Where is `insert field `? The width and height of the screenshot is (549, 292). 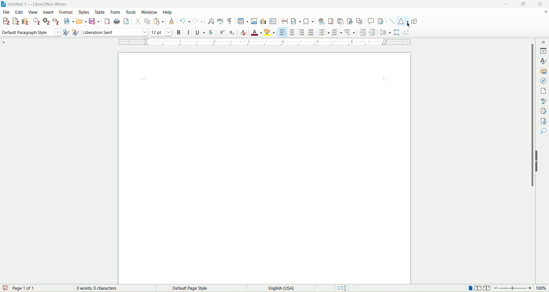 insert field  is located at coordinates (296, 21).